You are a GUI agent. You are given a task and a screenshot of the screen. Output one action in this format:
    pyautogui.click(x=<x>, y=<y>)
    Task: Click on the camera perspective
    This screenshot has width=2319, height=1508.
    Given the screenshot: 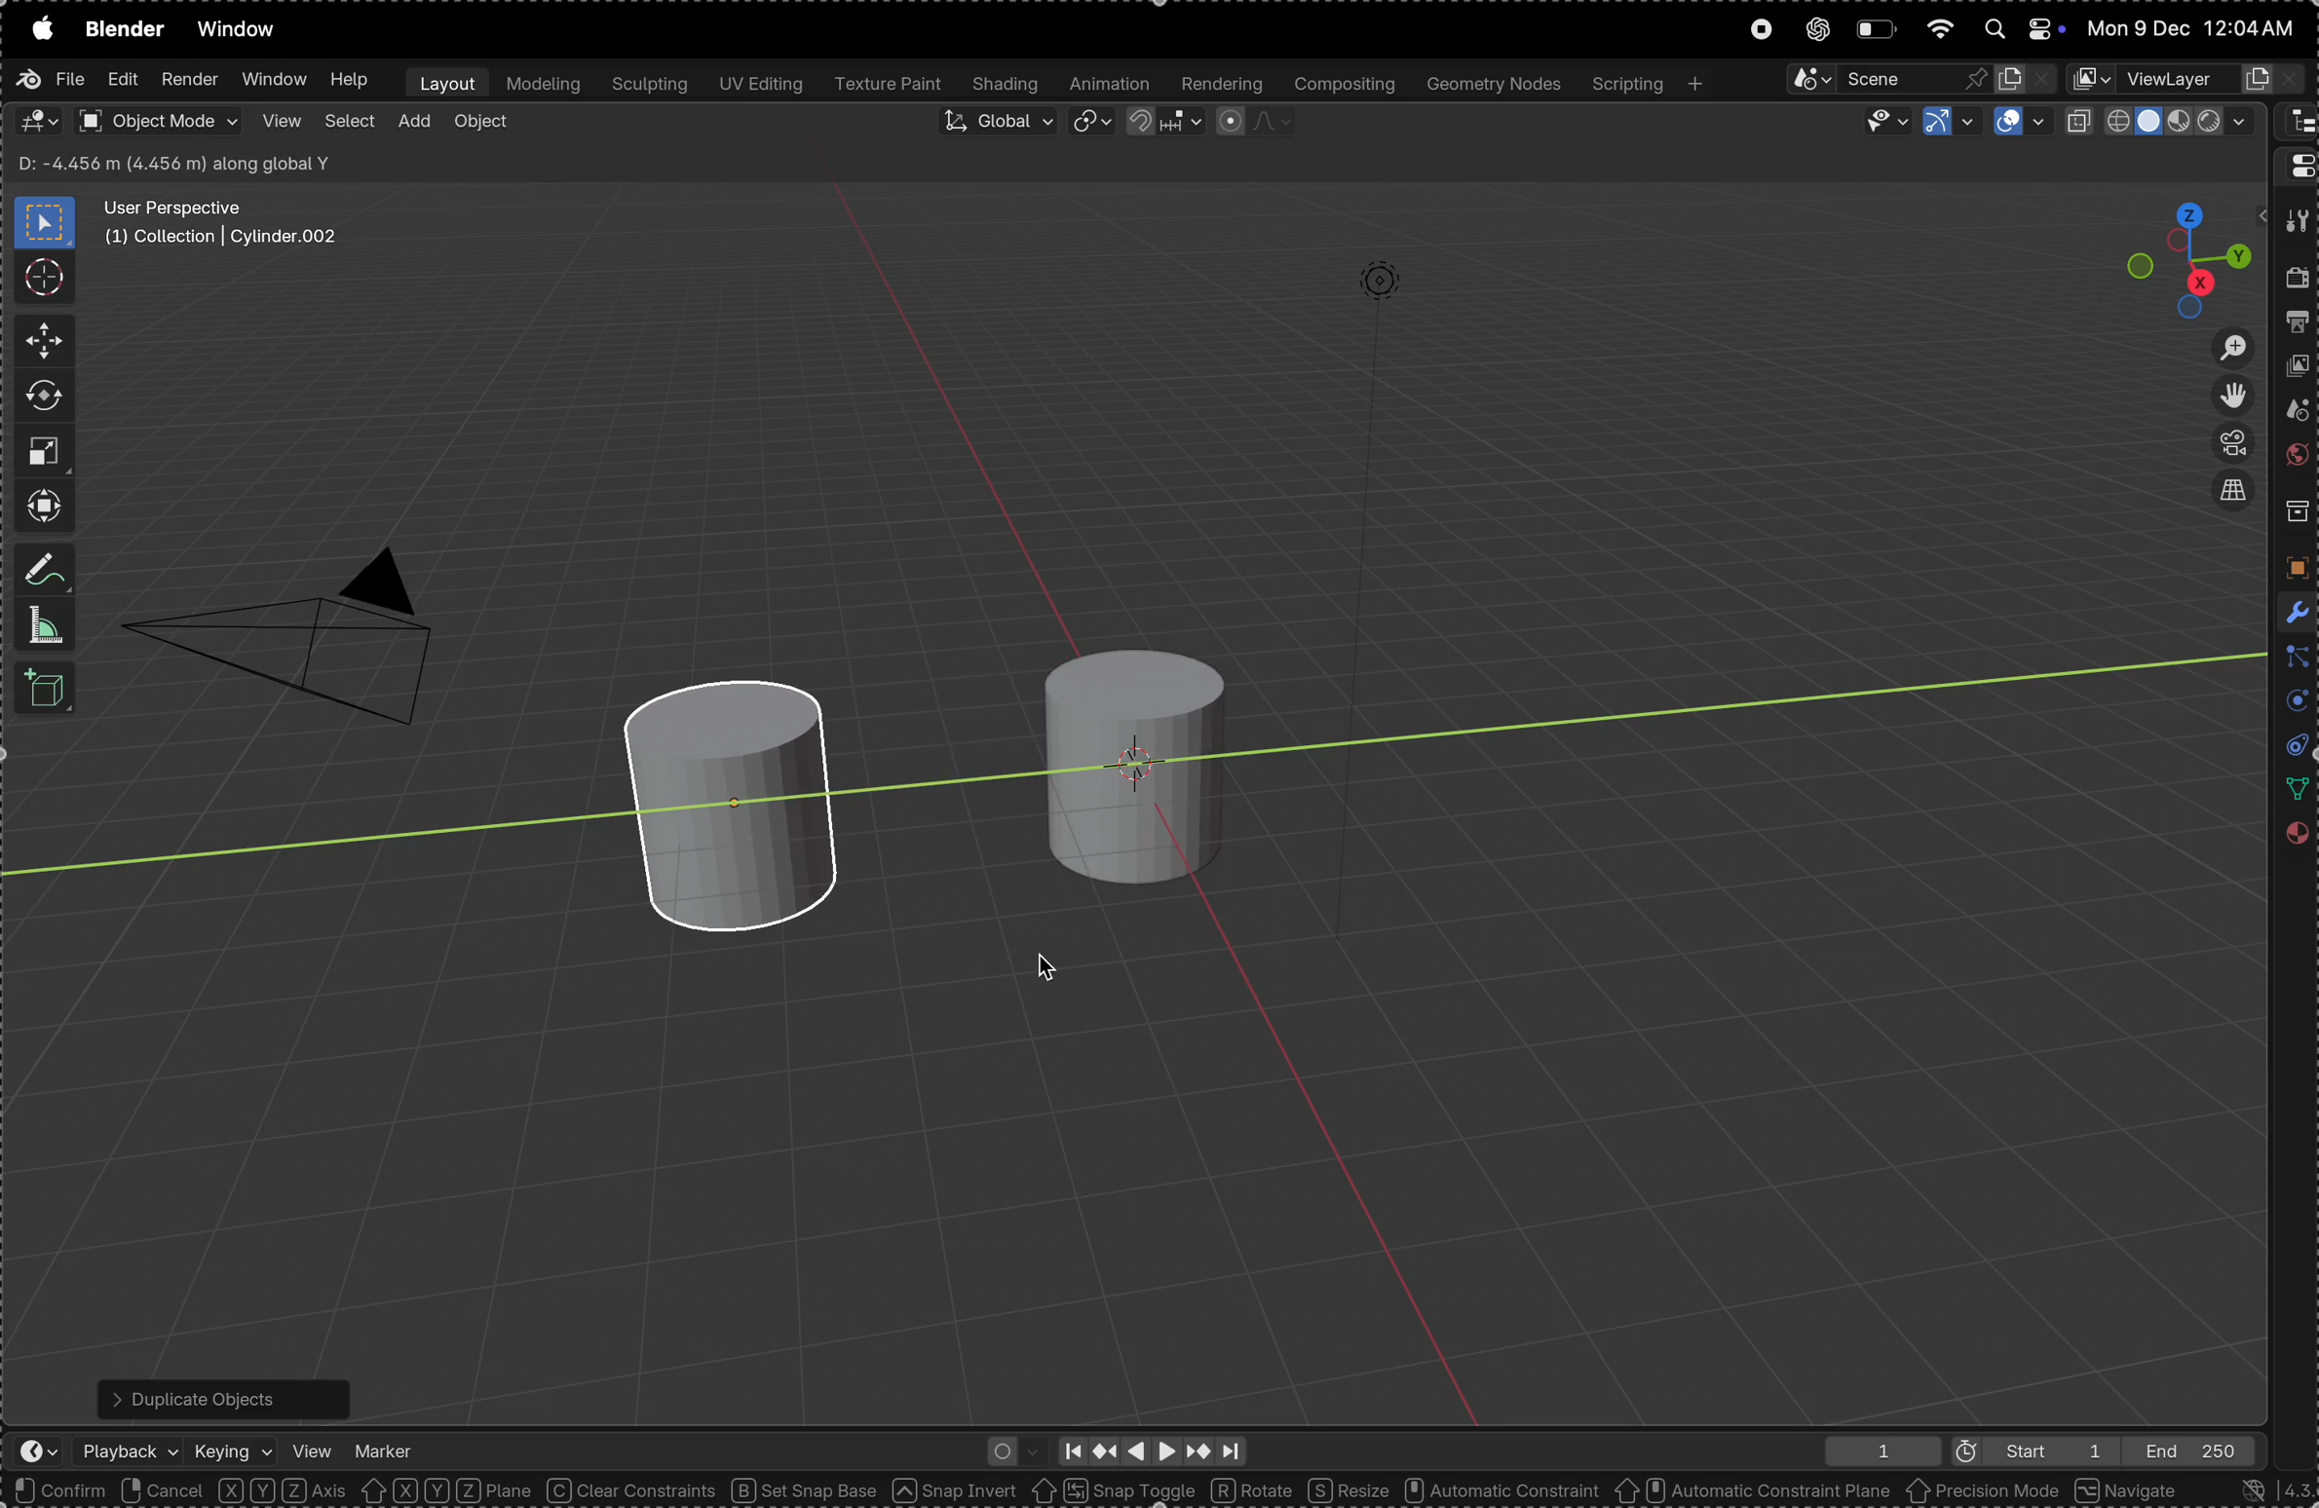 What is the action you would take?
    pyautogui.click(x=294, y=624)
    